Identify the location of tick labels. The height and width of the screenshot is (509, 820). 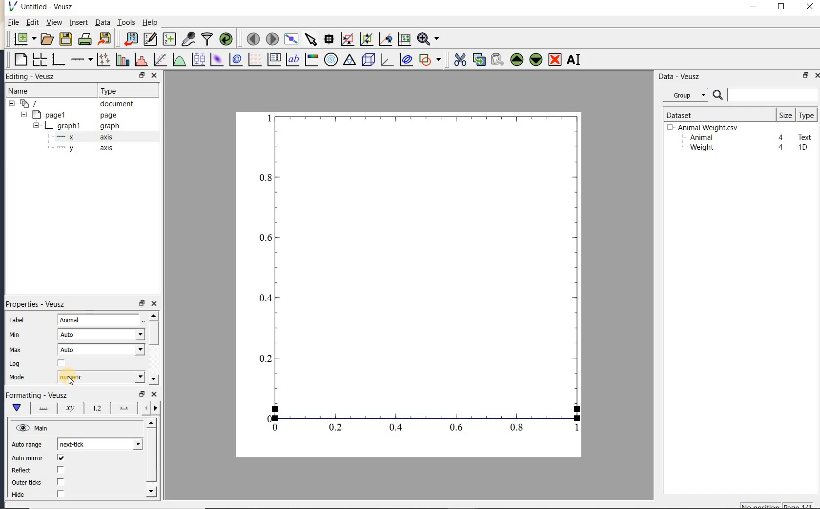
(95, 408).